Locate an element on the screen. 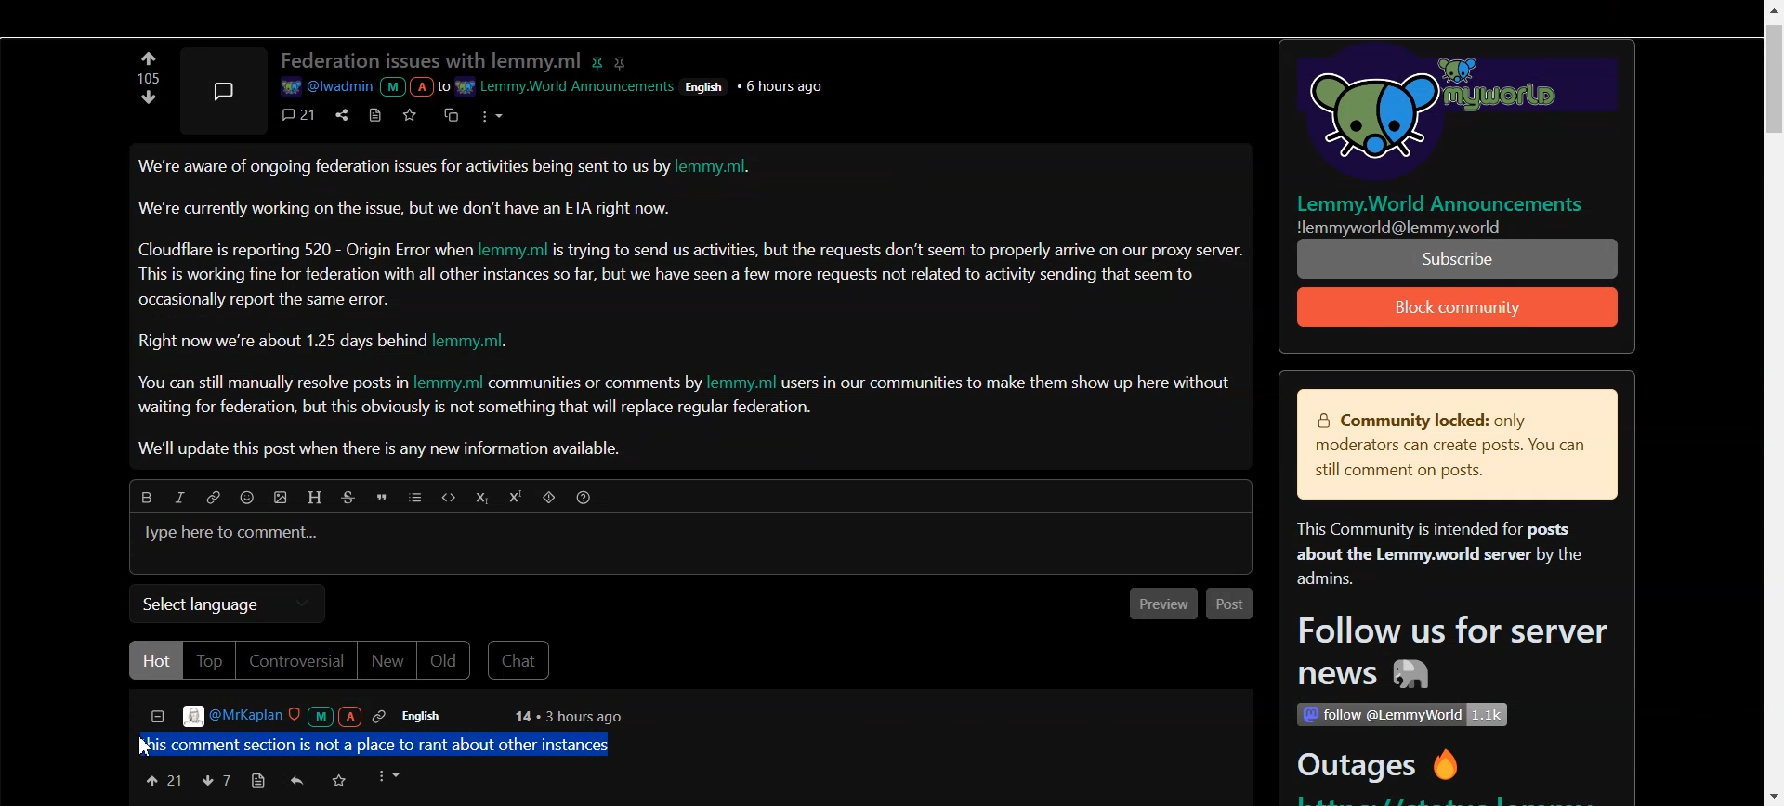 The height and width of the screenshot is (806, 1784).  is located at coordinates (1401, 715).